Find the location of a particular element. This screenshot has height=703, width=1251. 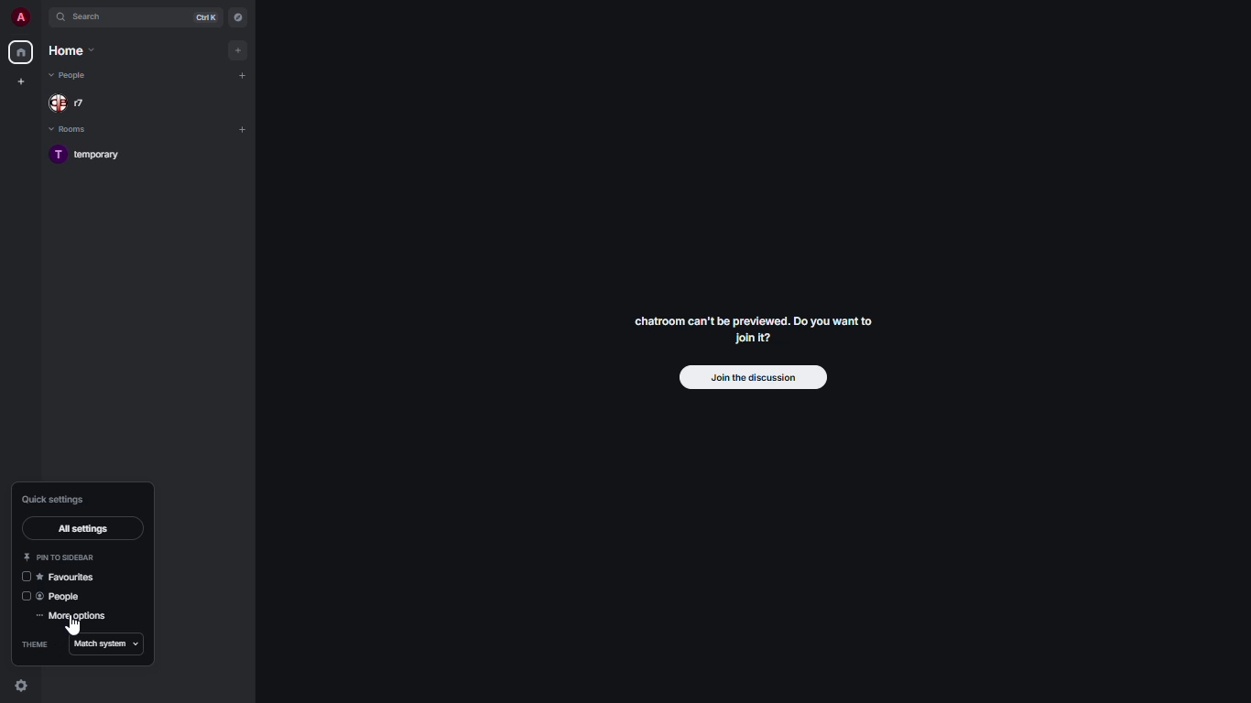

search is located at coordinates (92, 16).